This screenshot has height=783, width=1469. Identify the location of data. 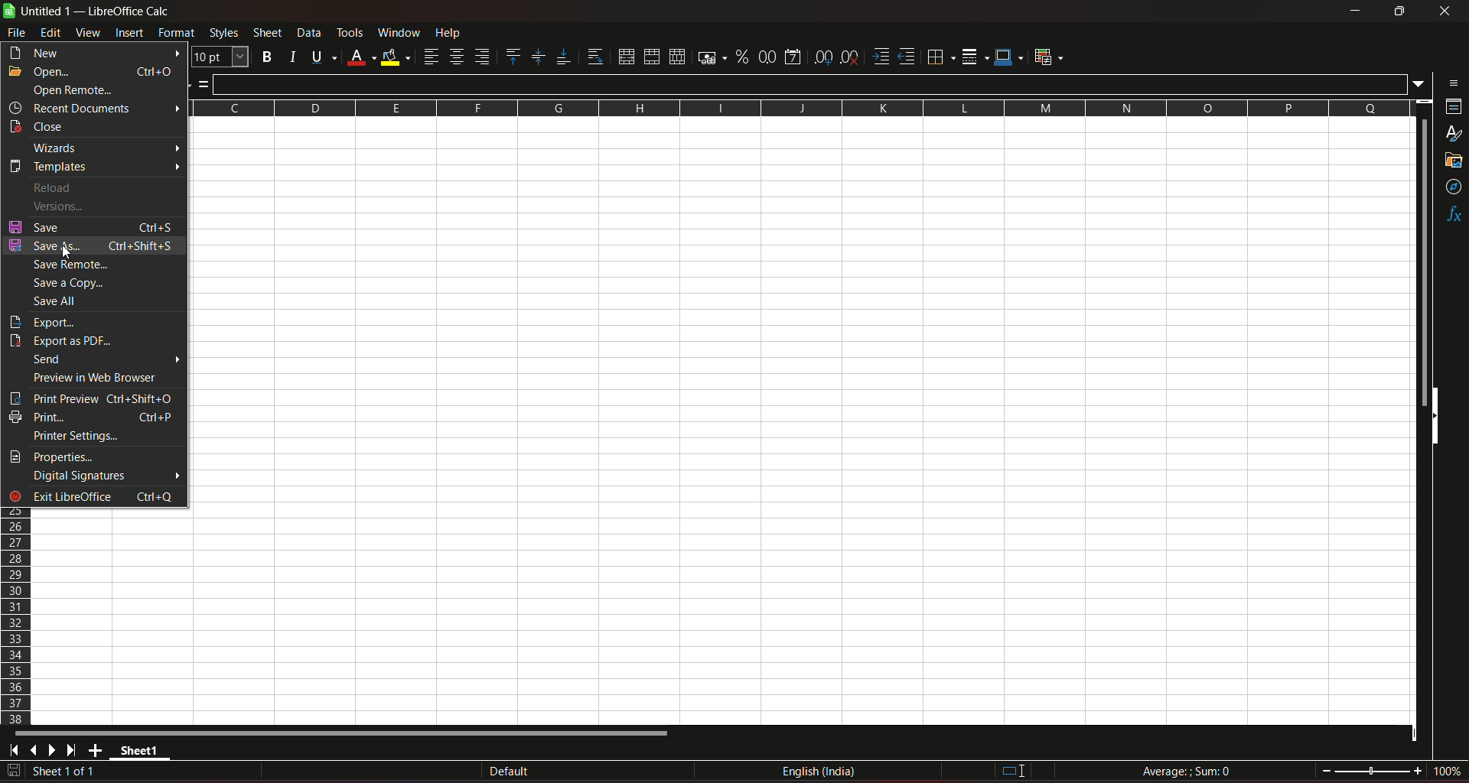
(308, 33).